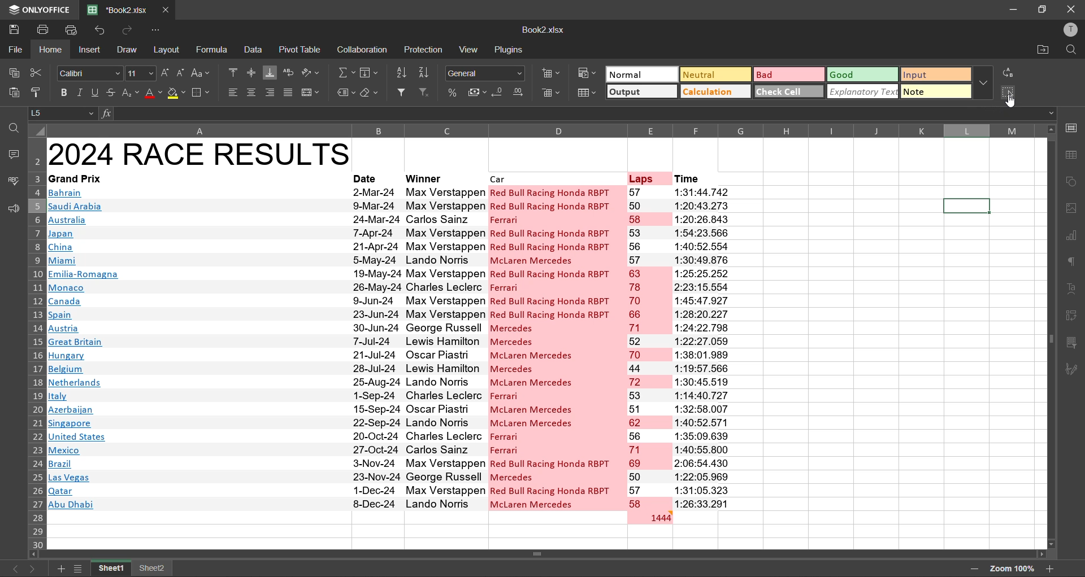  I want to click on images, so click(1071, 210).